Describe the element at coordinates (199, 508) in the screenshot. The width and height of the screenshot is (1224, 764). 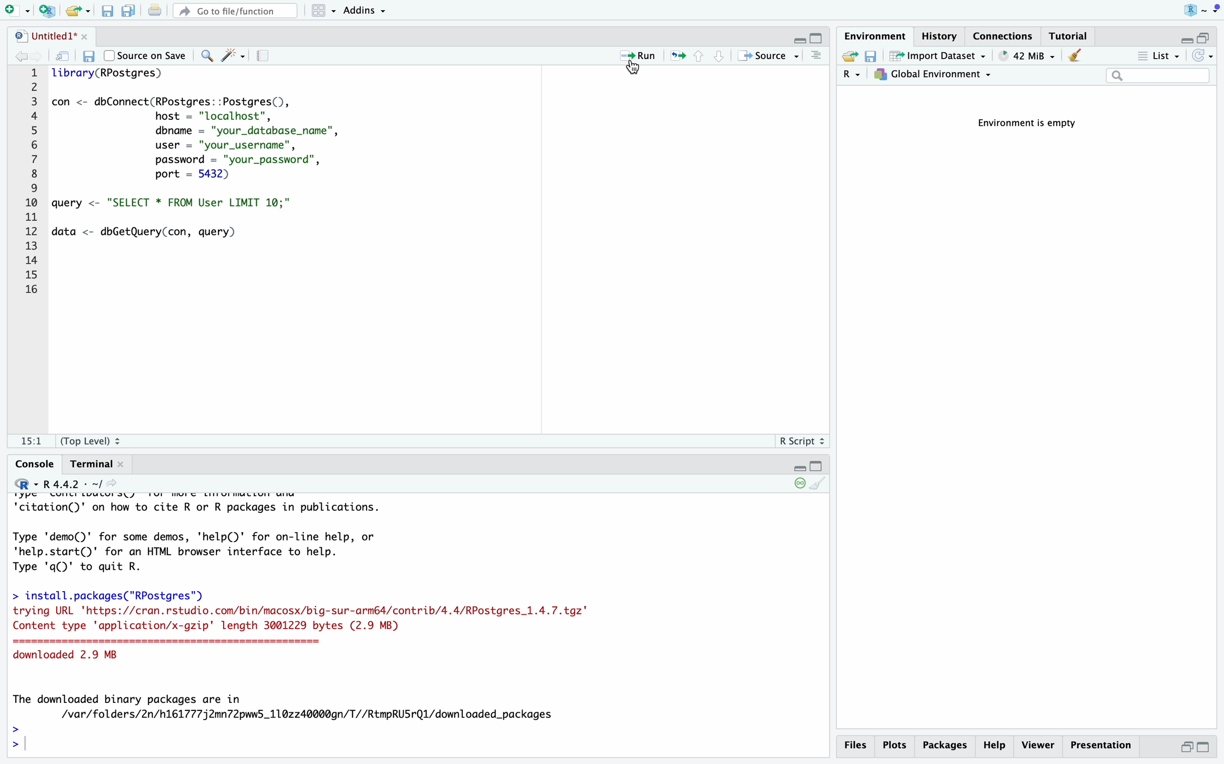
I see `citation` at that location.